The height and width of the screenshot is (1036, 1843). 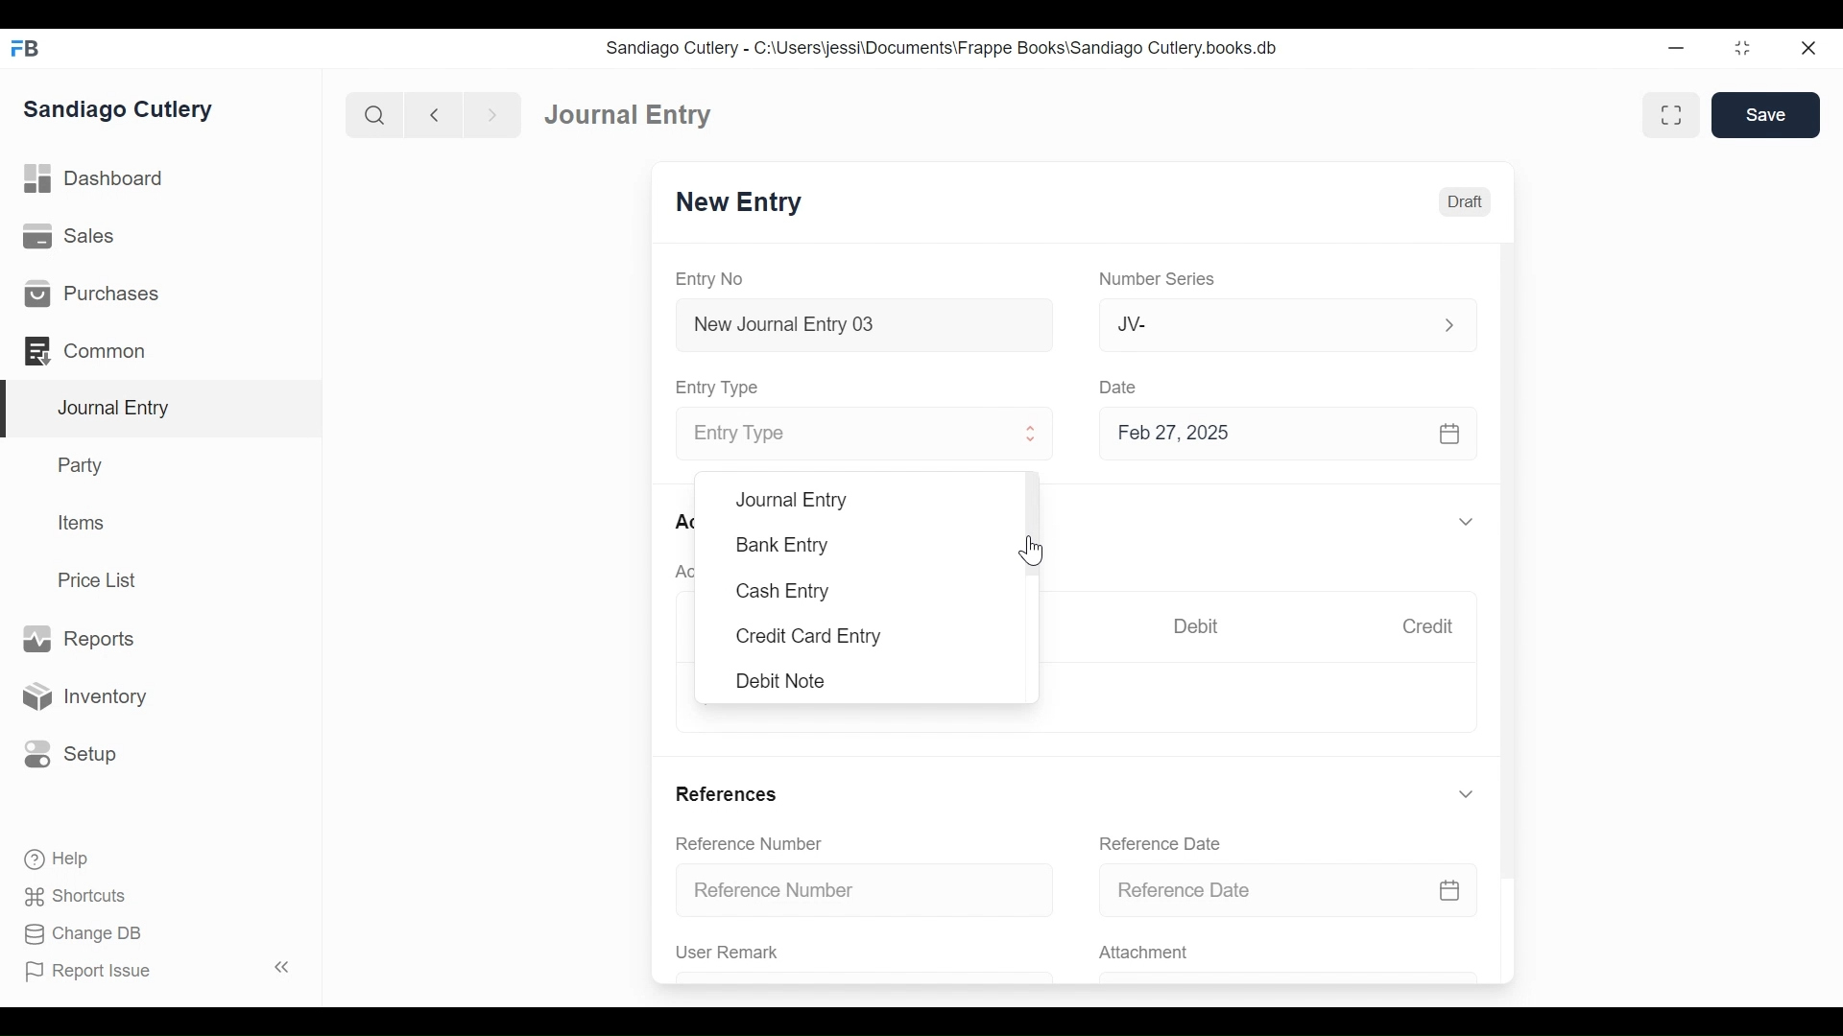 I want to click on Report Issue, so click(x=89, y=972).